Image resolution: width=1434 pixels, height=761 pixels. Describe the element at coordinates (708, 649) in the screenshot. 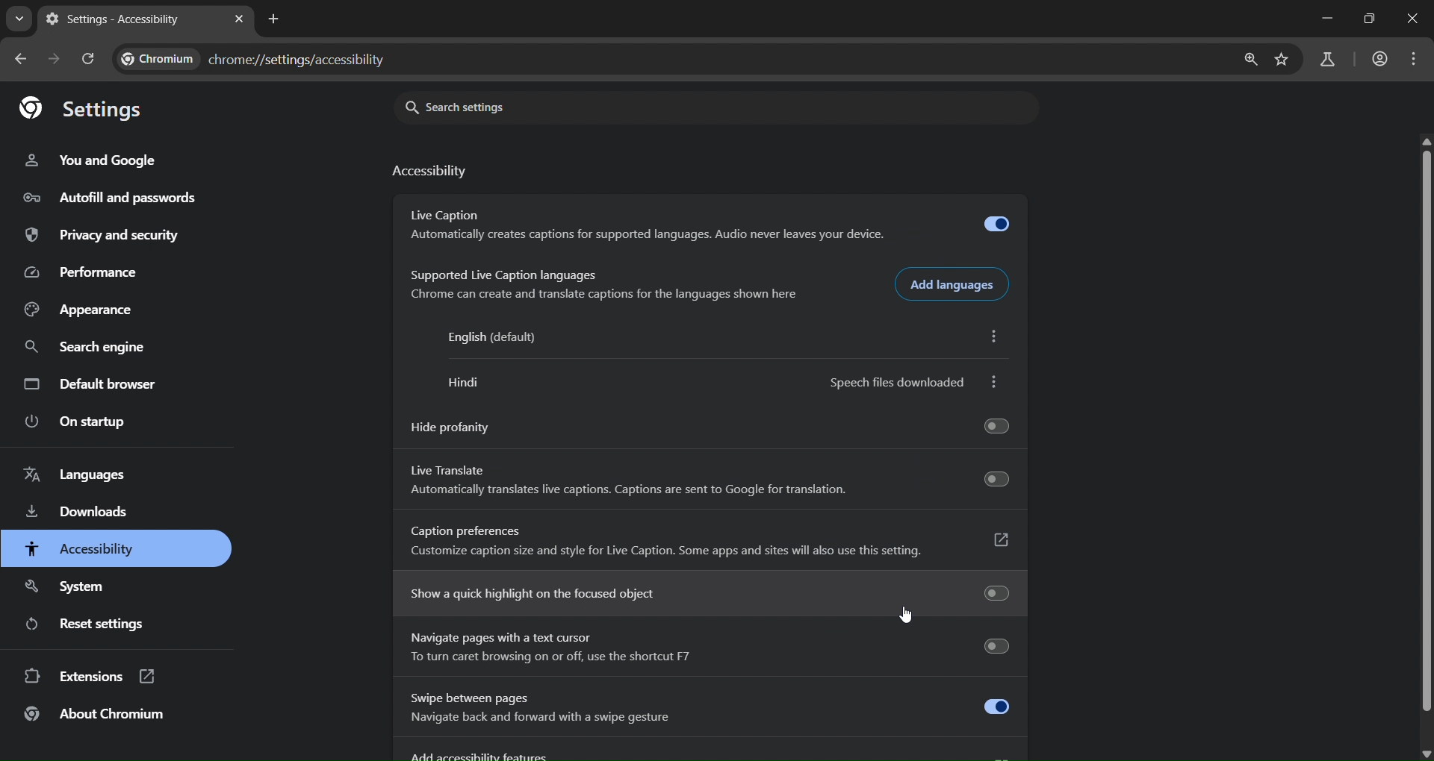

I see `Navigate pages with a text cursor @To turn caret browsing on or off, use the shortcut F7` at that location.